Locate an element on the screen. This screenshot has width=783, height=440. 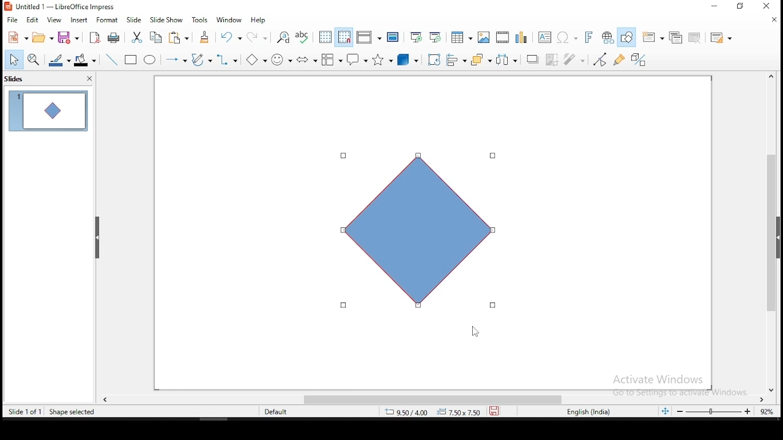
image is located at coordinates (486, 37).